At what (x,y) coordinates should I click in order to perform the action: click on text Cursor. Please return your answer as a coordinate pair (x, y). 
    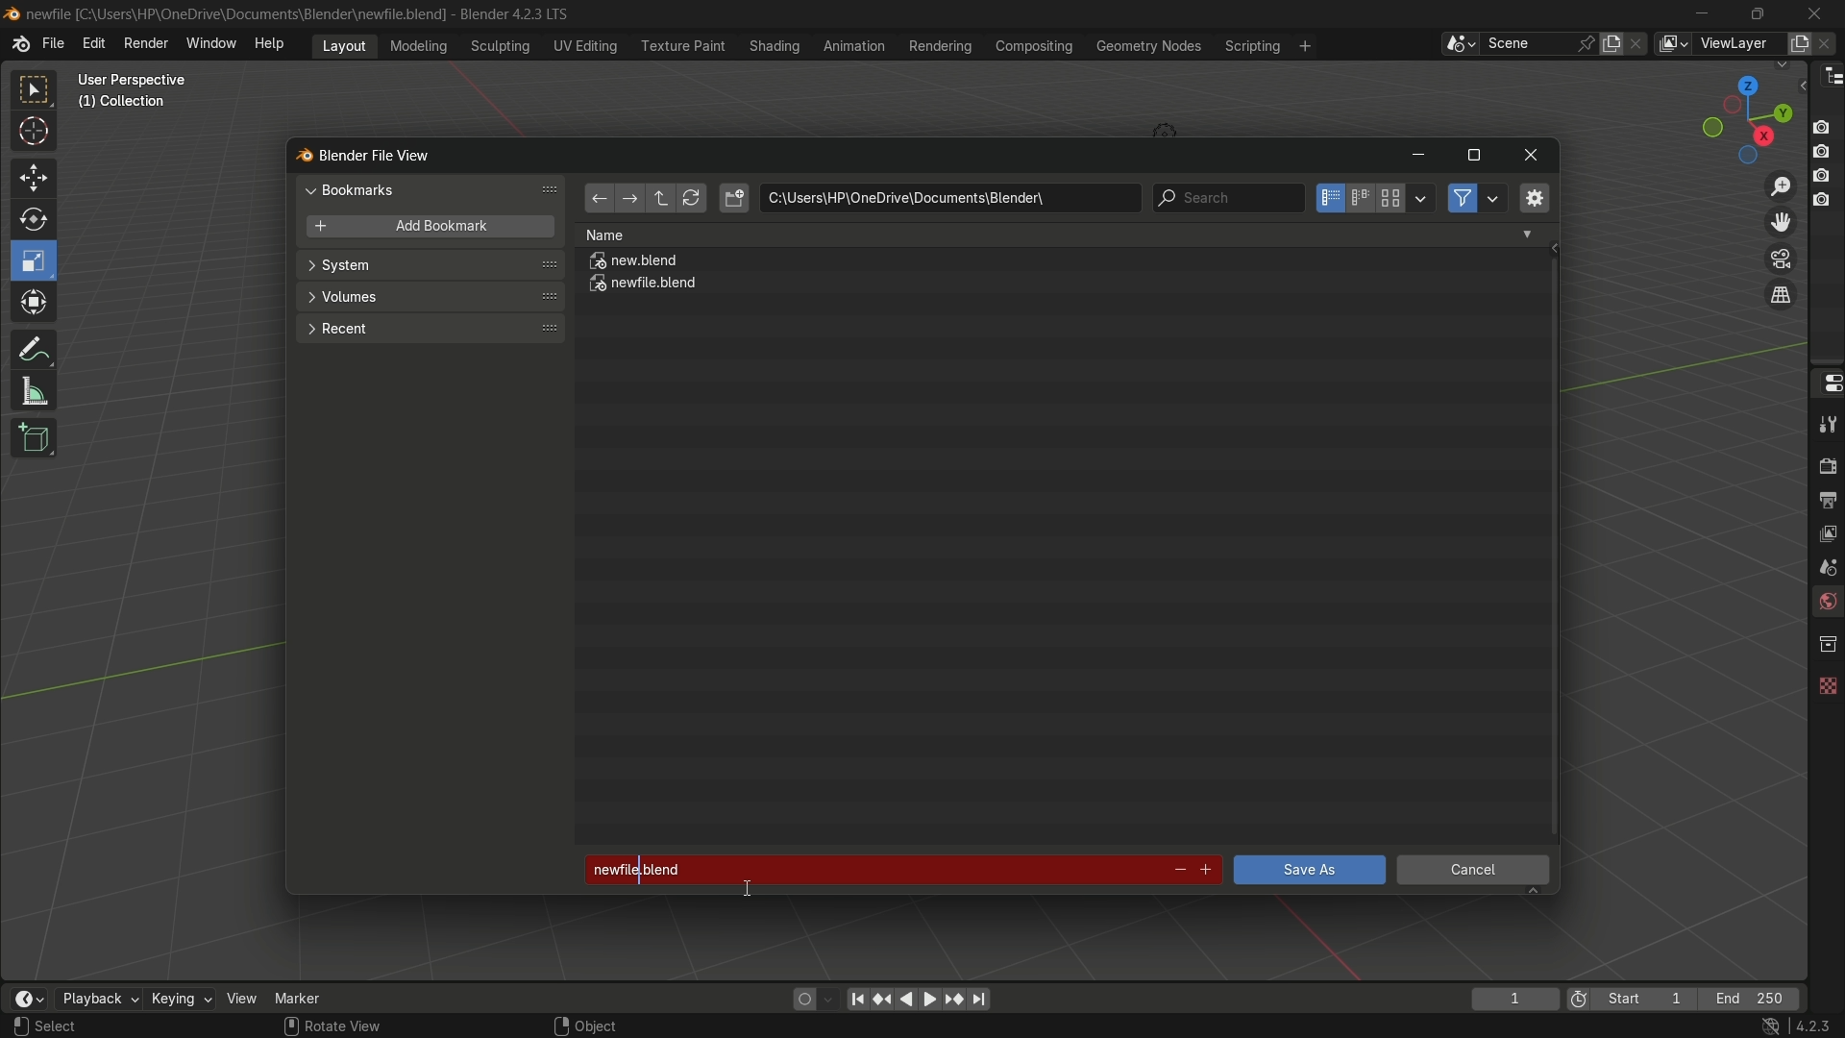
    Looking at the image, I should click on (750, 891).